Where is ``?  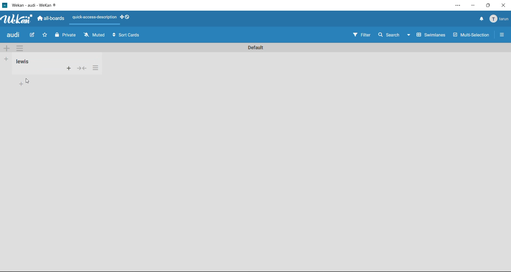  is located at coordinates (81, 68).